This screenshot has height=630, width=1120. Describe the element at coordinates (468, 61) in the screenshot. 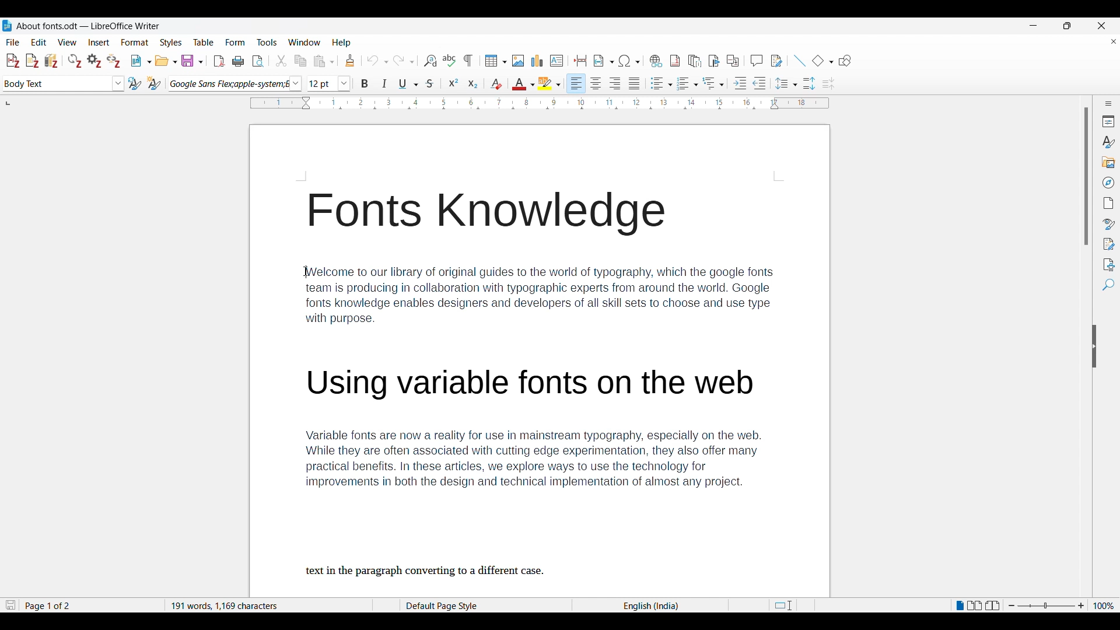

I see `Toggle formatting marks` at that location.